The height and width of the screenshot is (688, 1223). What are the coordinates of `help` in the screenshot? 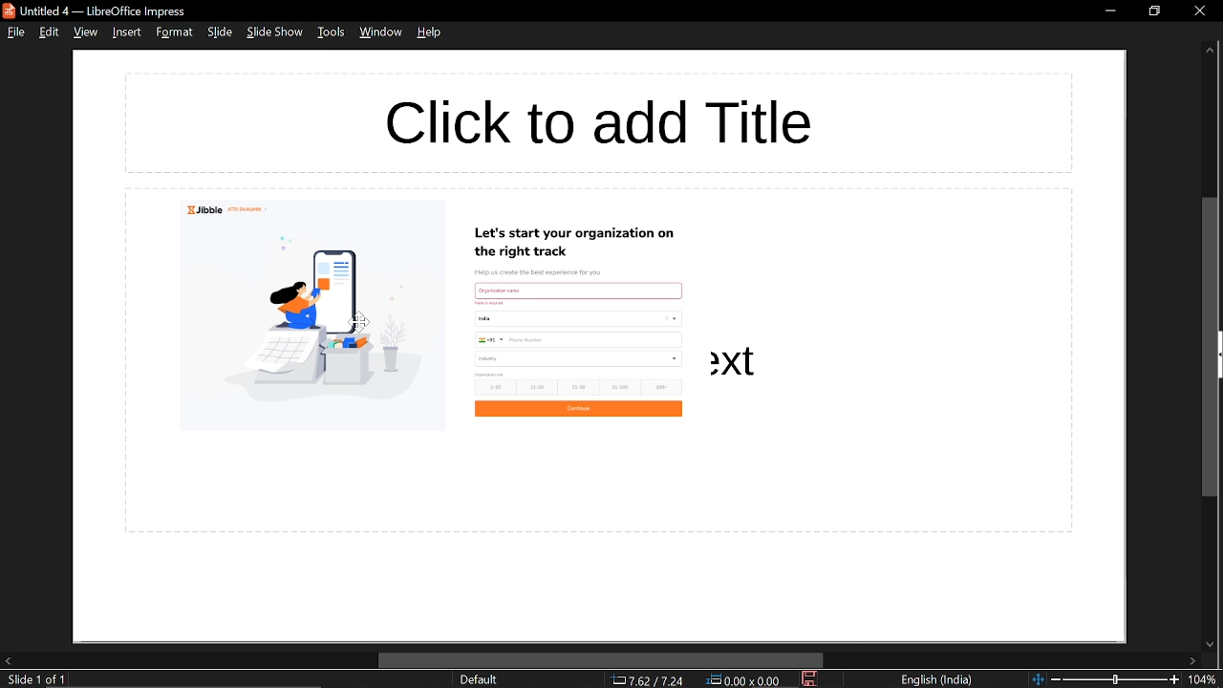 It's located at (431, 32).